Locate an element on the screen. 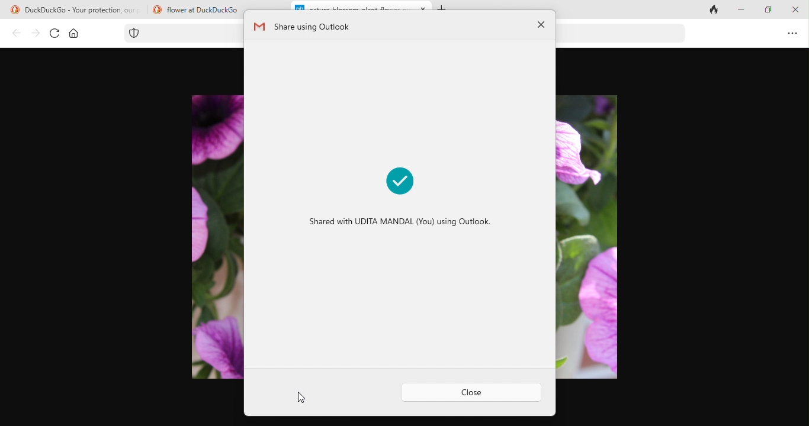  minimize is located at coordinates (741, 10).